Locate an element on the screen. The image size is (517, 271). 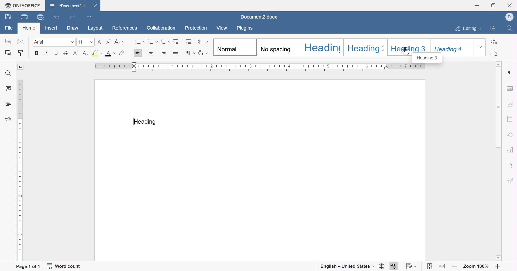
Decrease Indent is located at coordinates (175, 42).